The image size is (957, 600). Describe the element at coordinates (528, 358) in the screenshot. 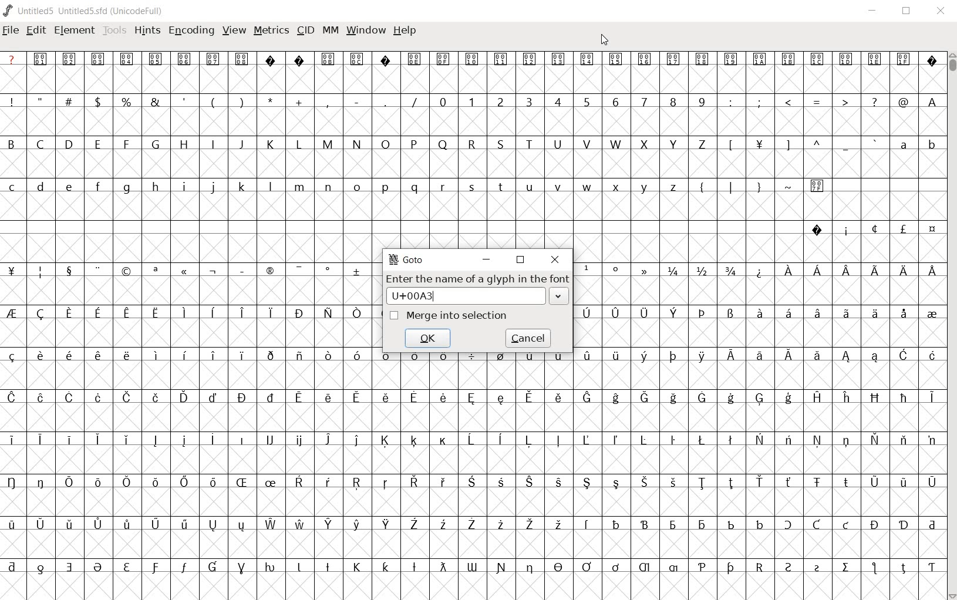

I see `Symbol` at that location.